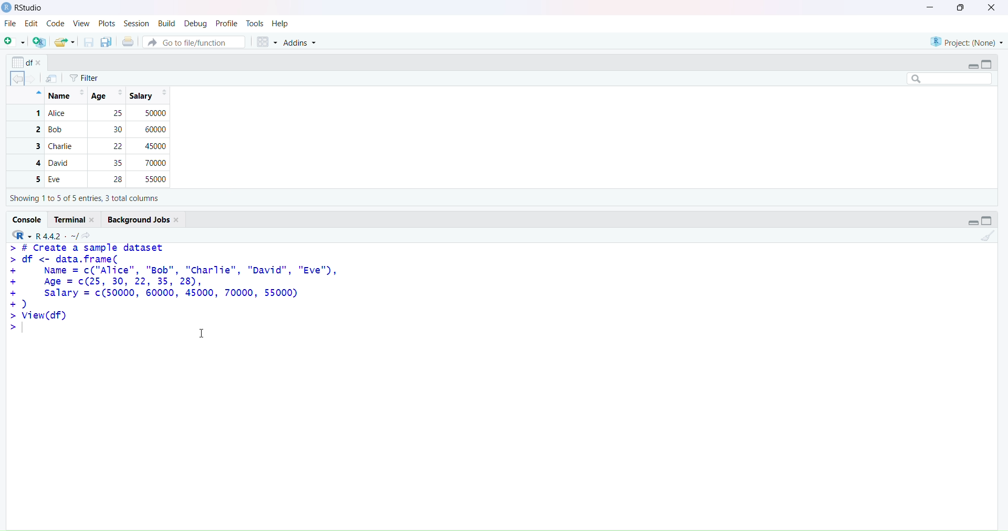 The image size is (1008, 531). What do you see at coordinates (33, 23) in the screenshot?
I see `edit` at bounding box center [33, 23].